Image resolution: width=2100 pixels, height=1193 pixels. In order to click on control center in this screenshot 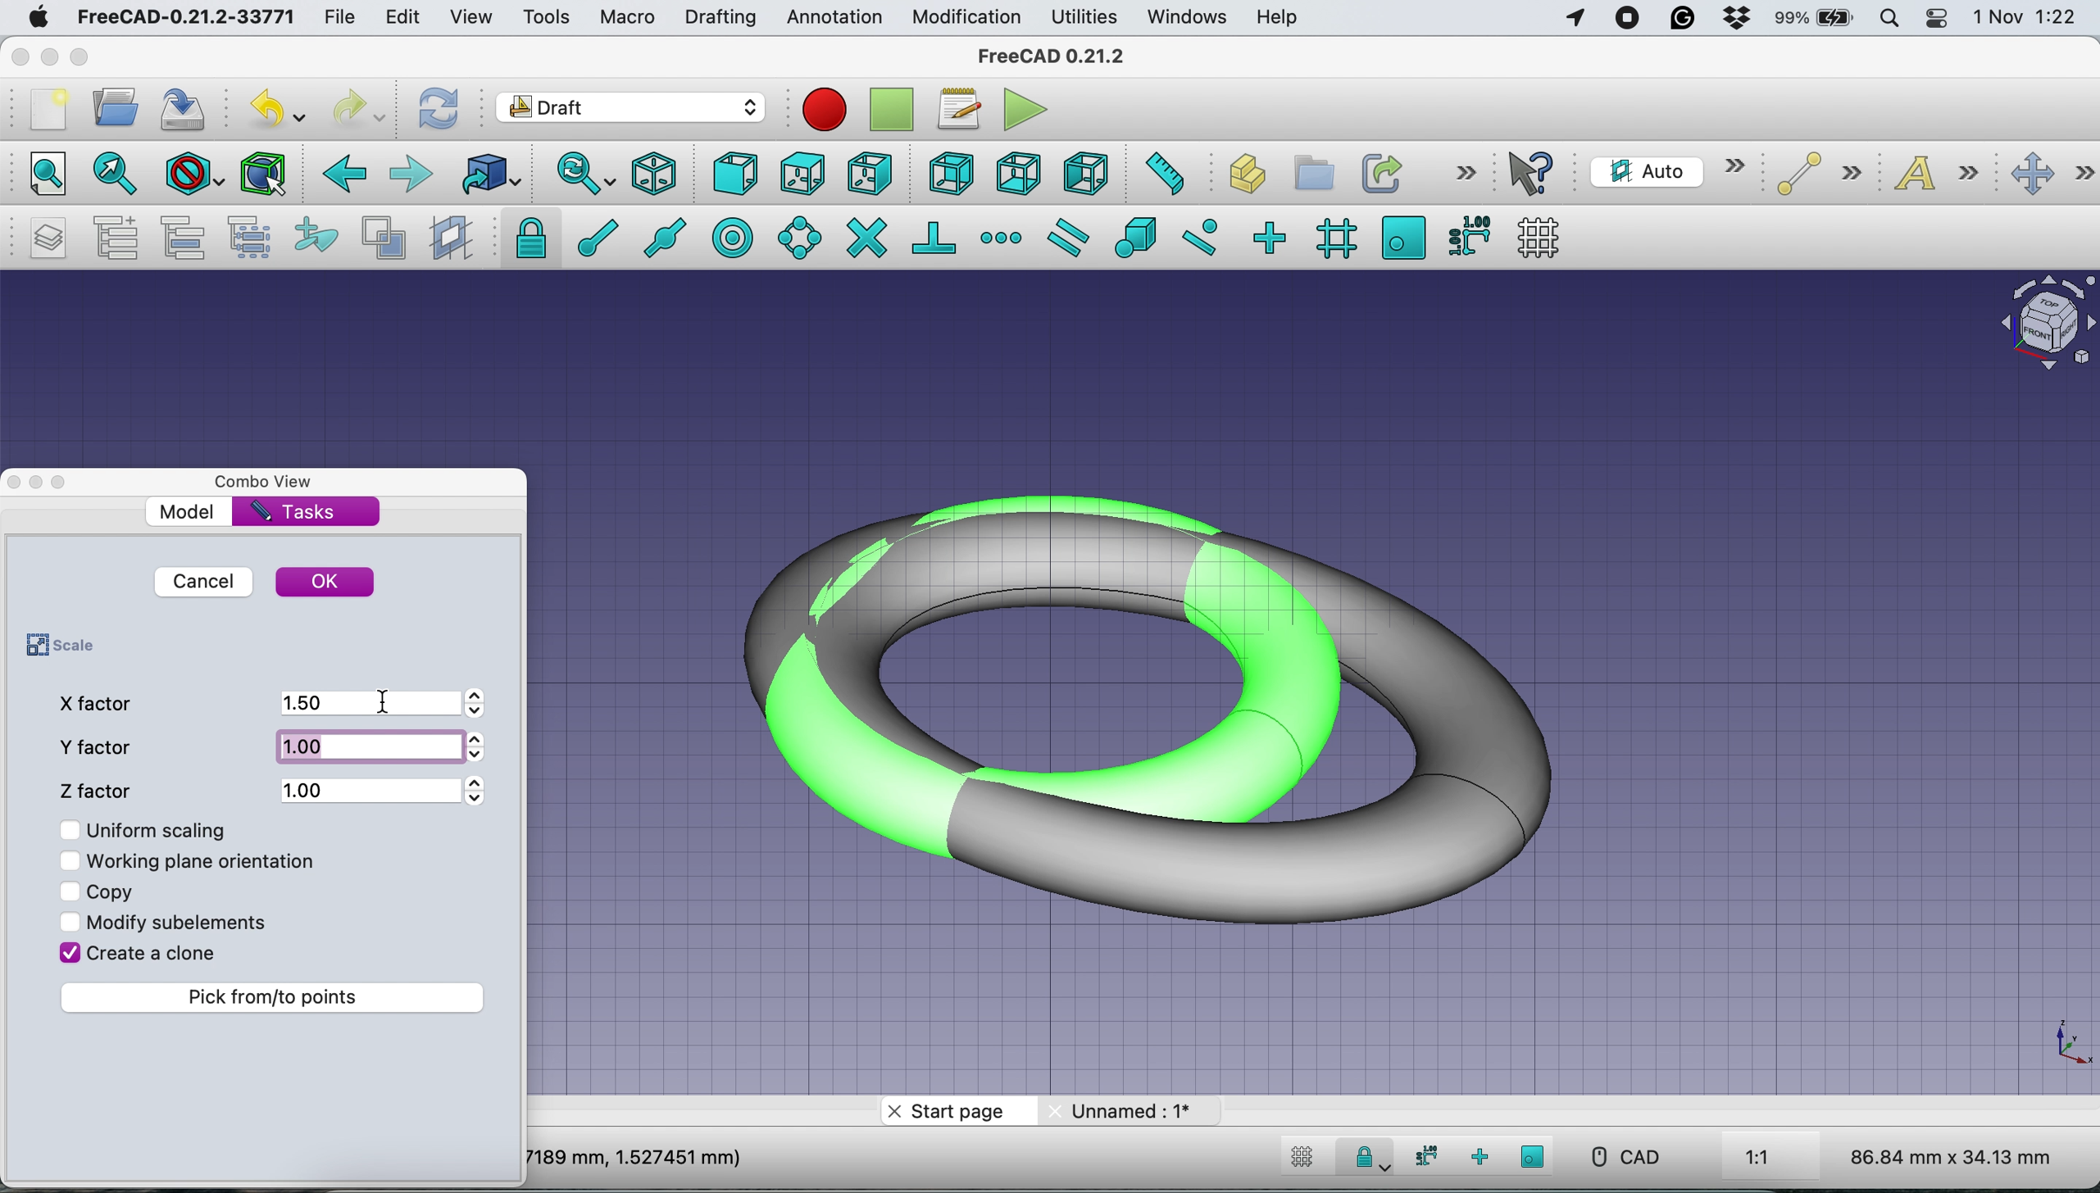, I will do `click(1936, 20)`.